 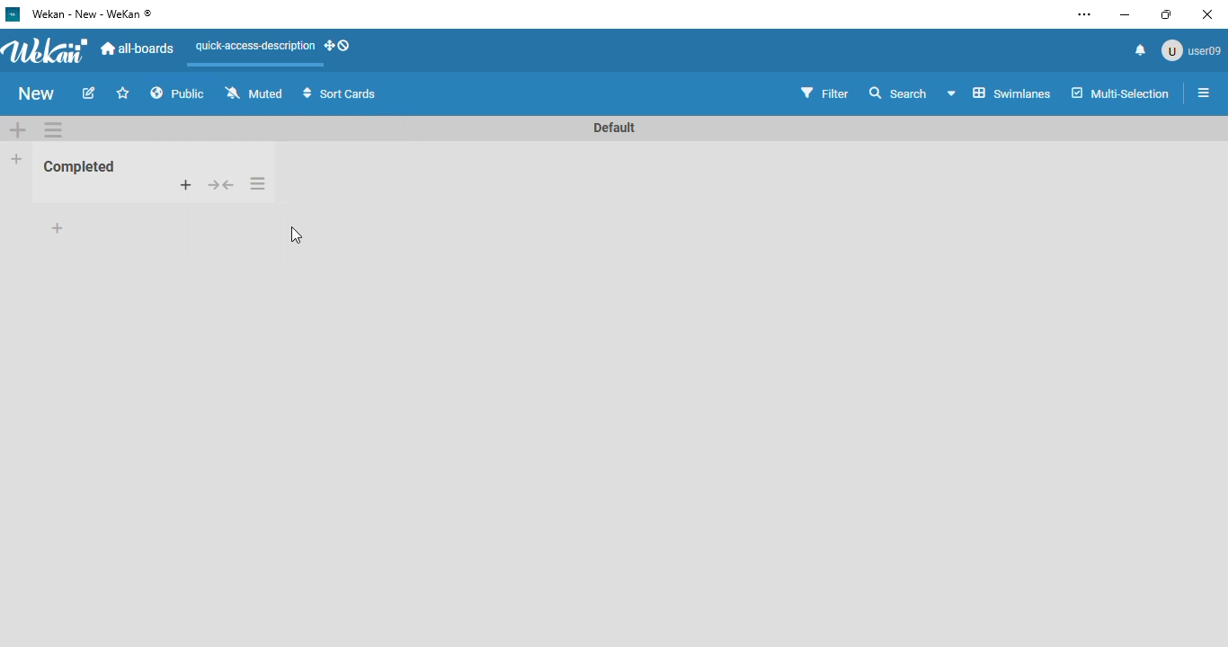 What do you see at coordinates (123, 93) in the screenshot?
I see `click to star this board` at bounding box center [123, 93].